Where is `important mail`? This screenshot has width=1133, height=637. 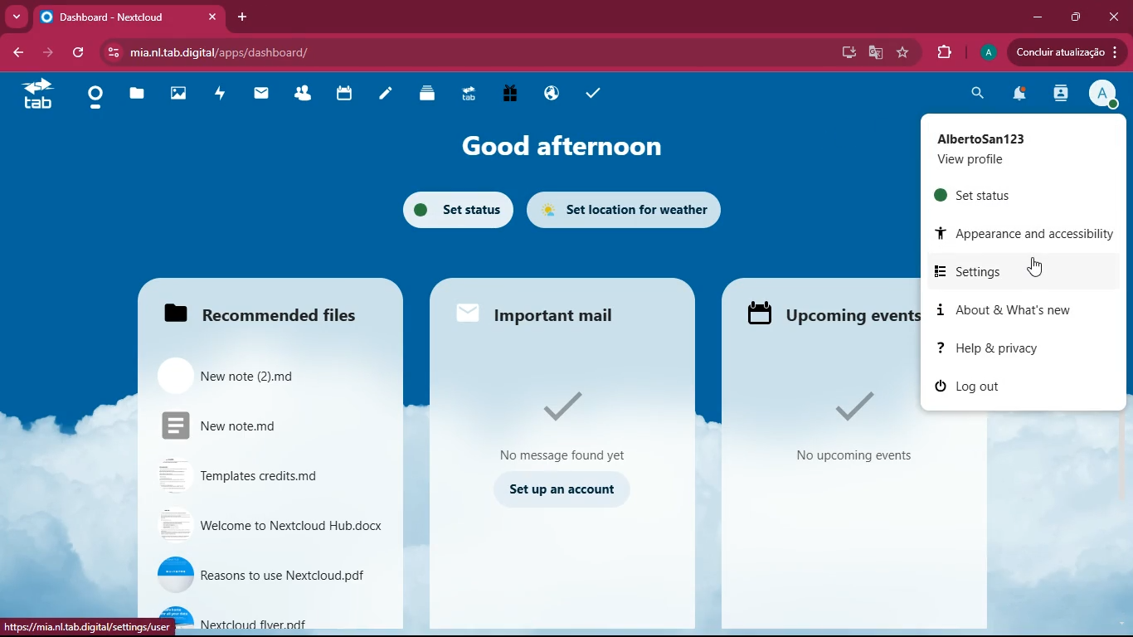
important mail is located at coordinates (559, 312).